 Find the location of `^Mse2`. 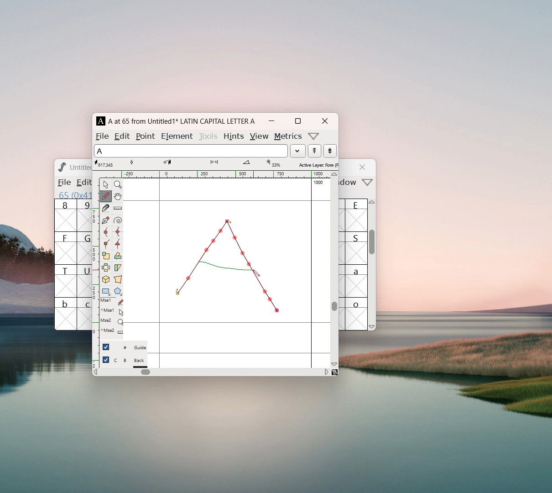

^Mse2 is located at coordinates (112, 331).